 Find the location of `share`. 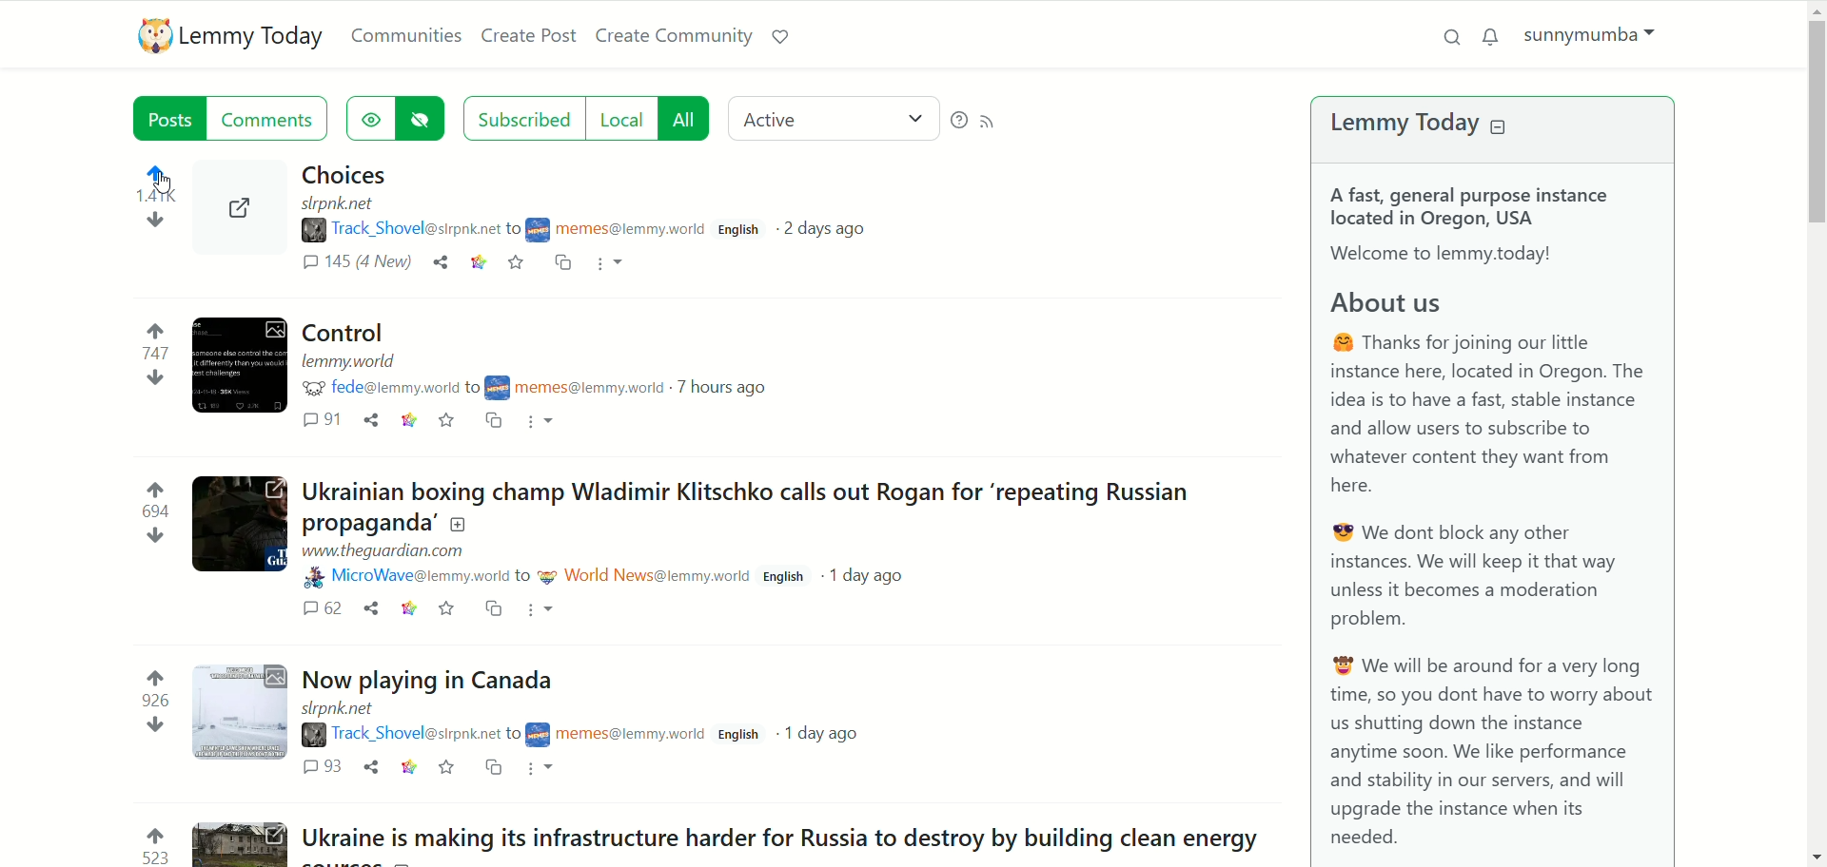

share is located at coordinates (377, 608).